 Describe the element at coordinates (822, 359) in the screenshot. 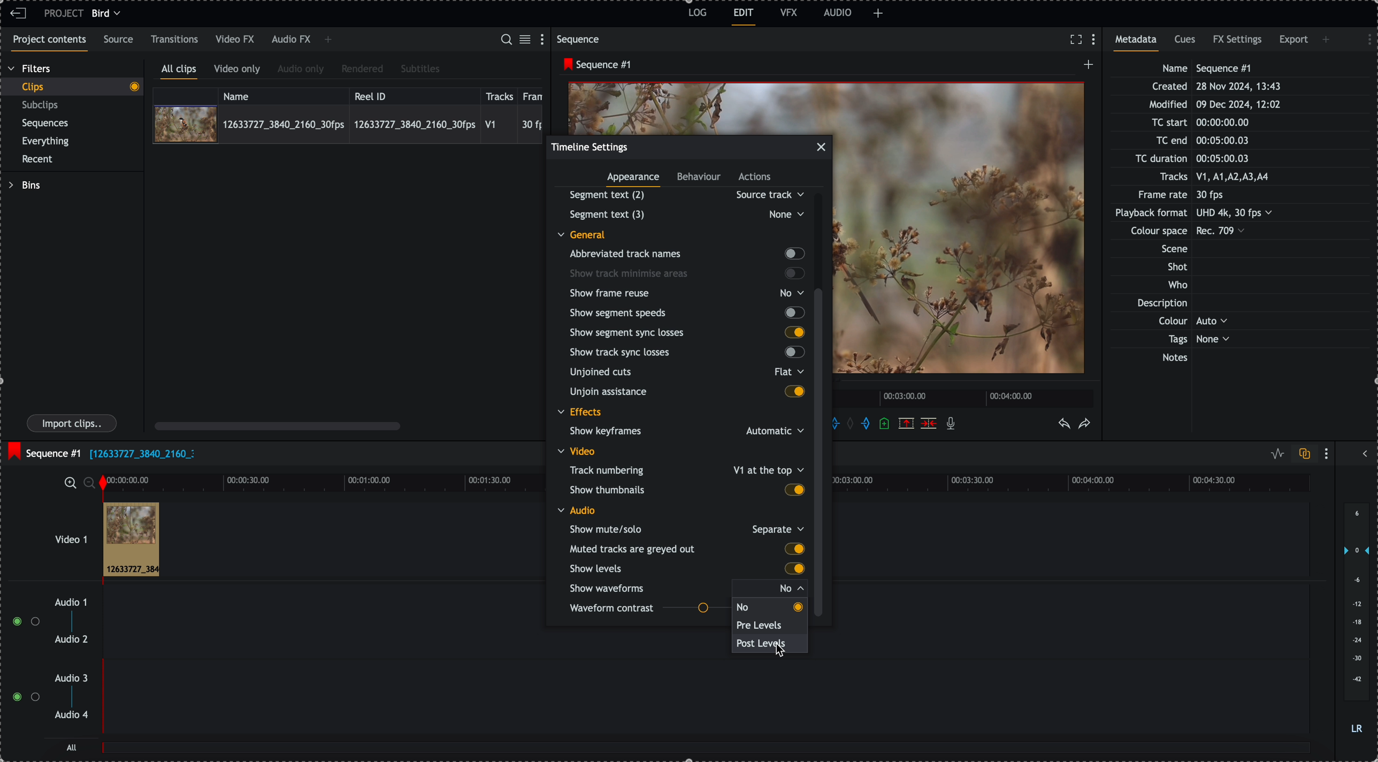

I see `click on scroll bar` at that location.